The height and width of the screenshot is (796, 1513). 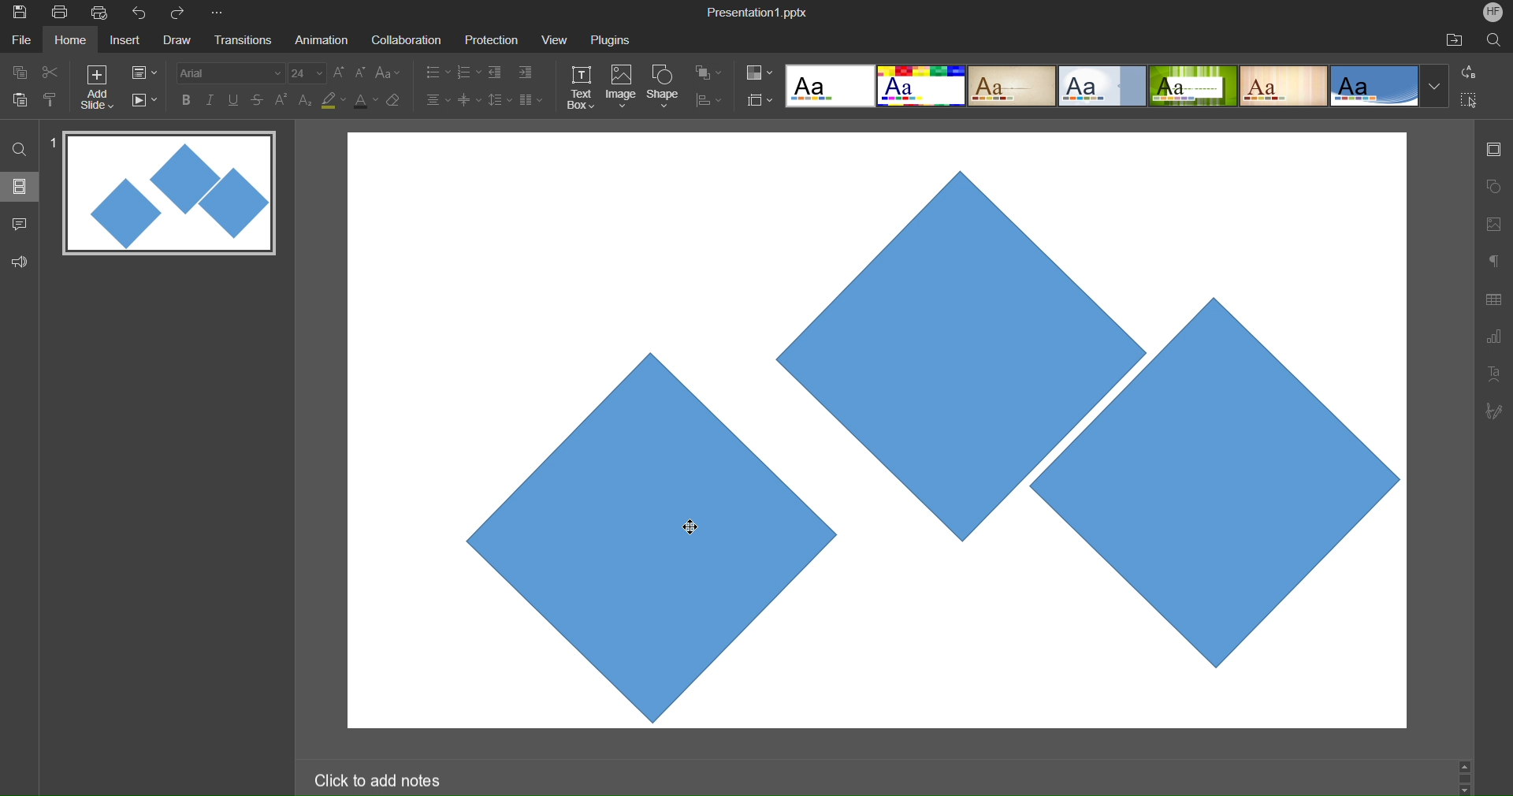 What do you see at coordinates (1491, 224) in the screenshot?
I see `Image Settings` at bounding box center [1491, 224].